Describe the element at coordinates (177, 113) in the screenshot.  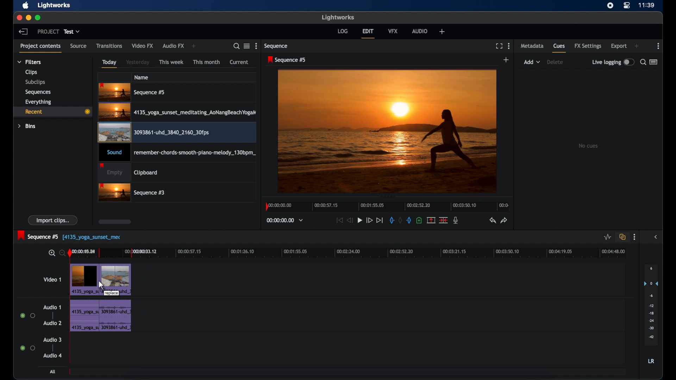
I see `video clip` at that location.